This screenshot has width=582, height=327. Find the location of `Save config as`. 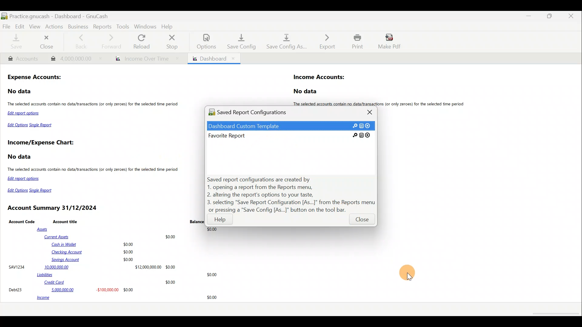

Save config as is located at coordinates (285, 42).